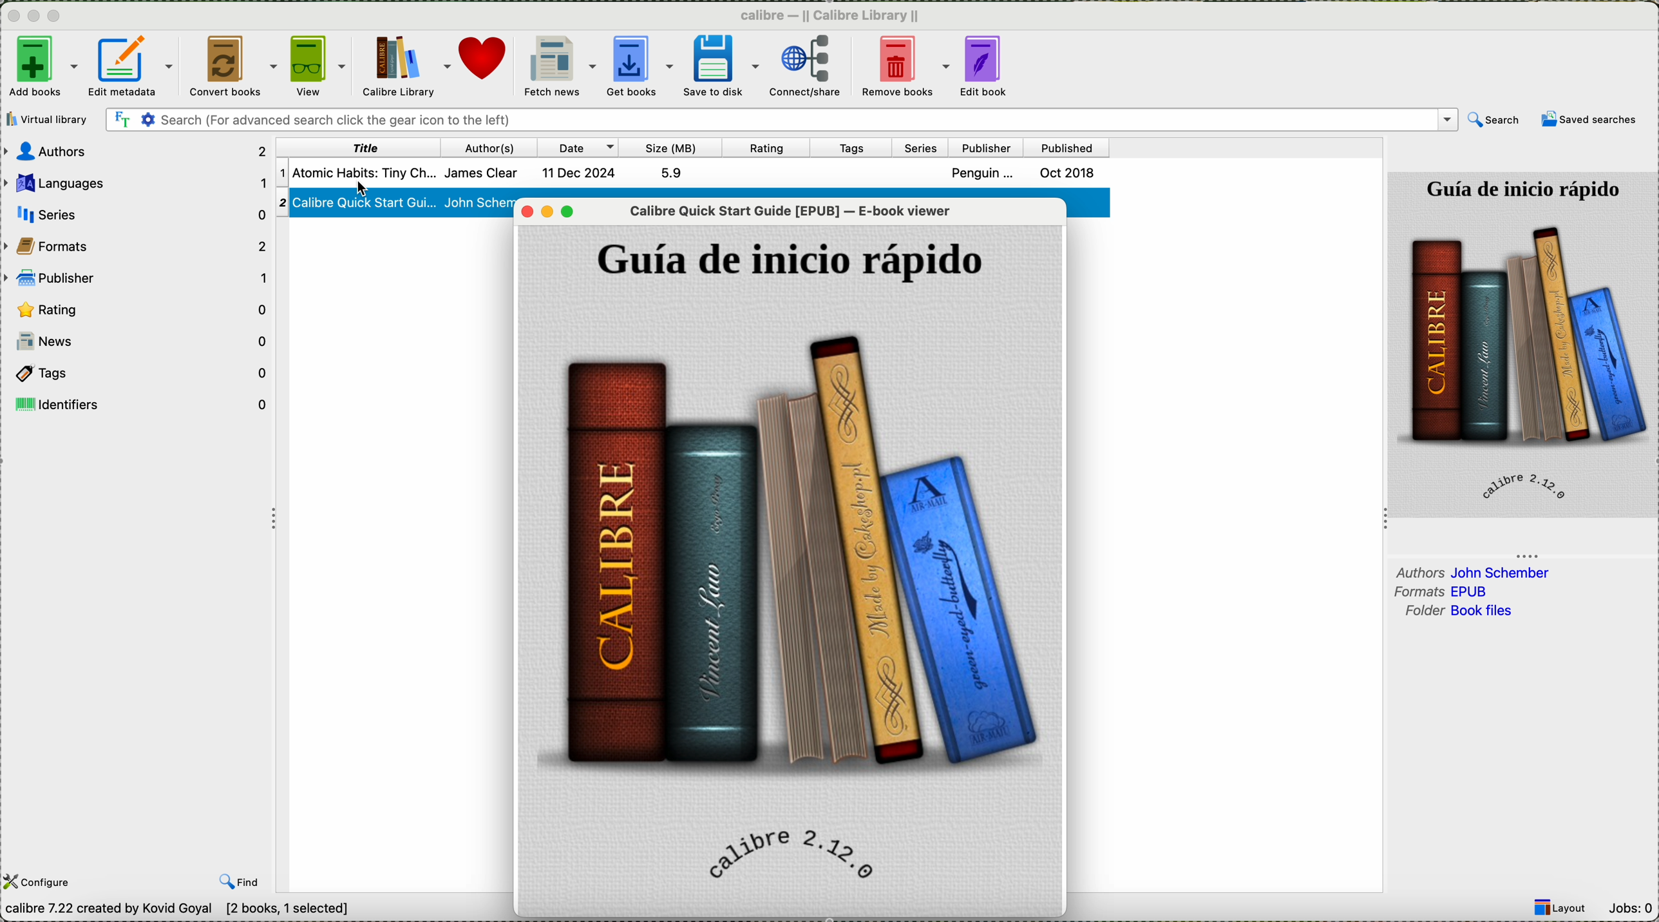 This screenshot has height=922, width=1659. What do you see at coordinates (906, 68) in the screenshot?
I see `remove books` at bounding box center [906, 68].